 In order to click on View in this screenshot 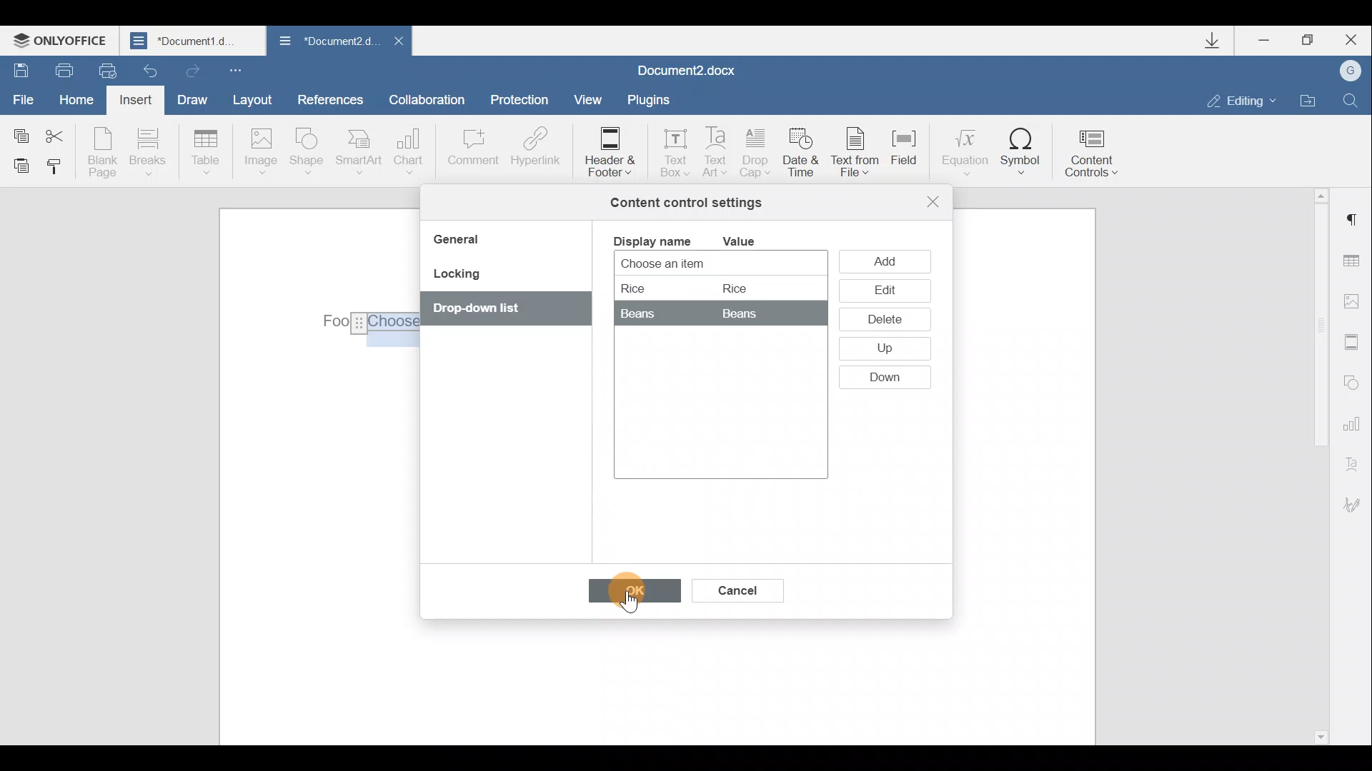, I will do `click(589, 99)`.